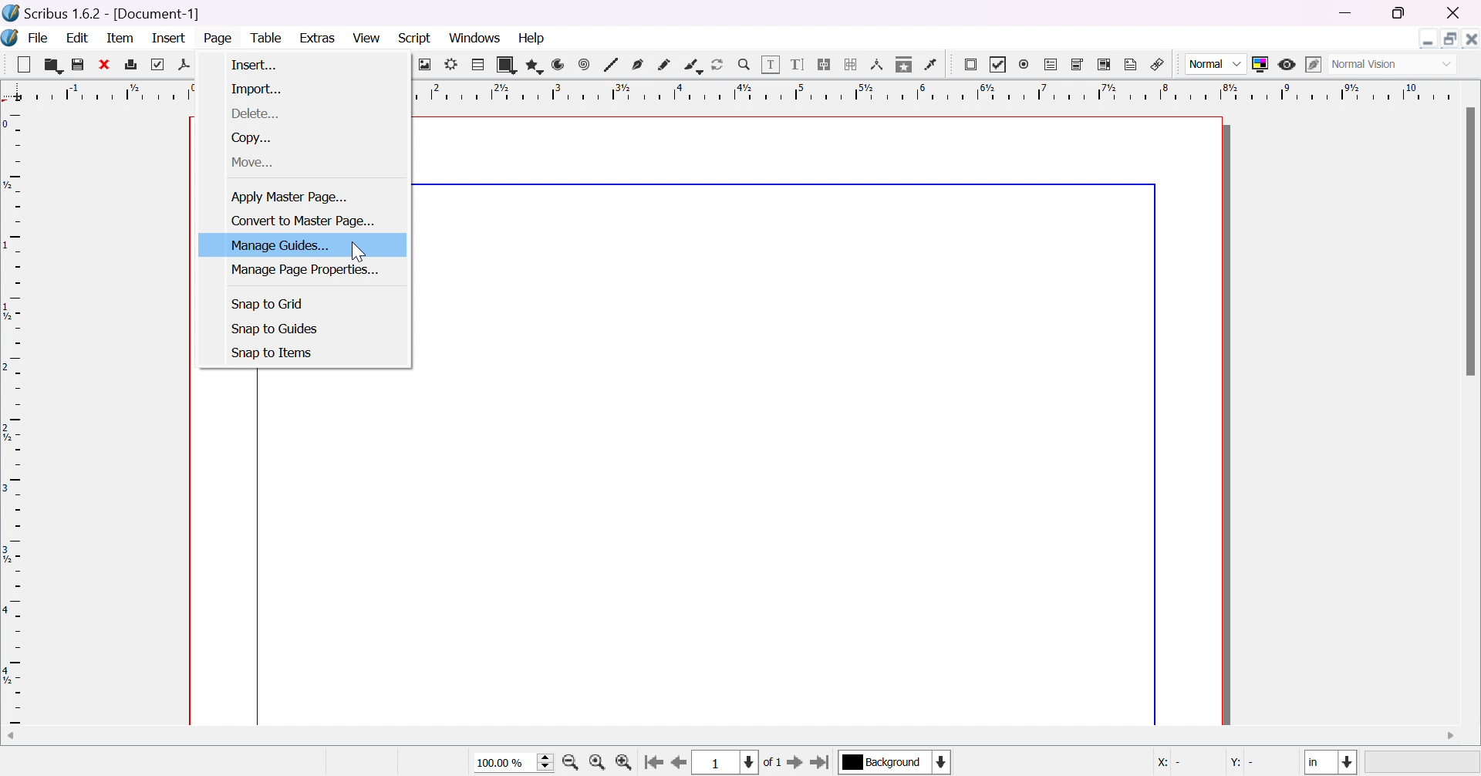  Describe the element at coordinates (190, 64) in the screenshot. I see `save as pdf` at that location.